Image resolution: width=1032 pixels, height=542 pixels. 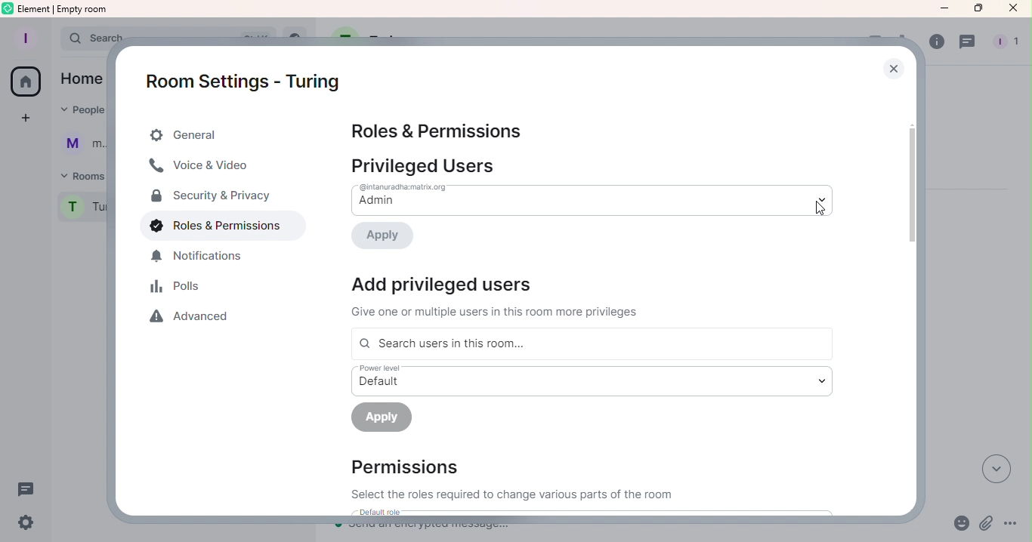 What do you see at coordinates (385, 236) in the screenshot?
I see `Apply` at bounding box center [385, 236].